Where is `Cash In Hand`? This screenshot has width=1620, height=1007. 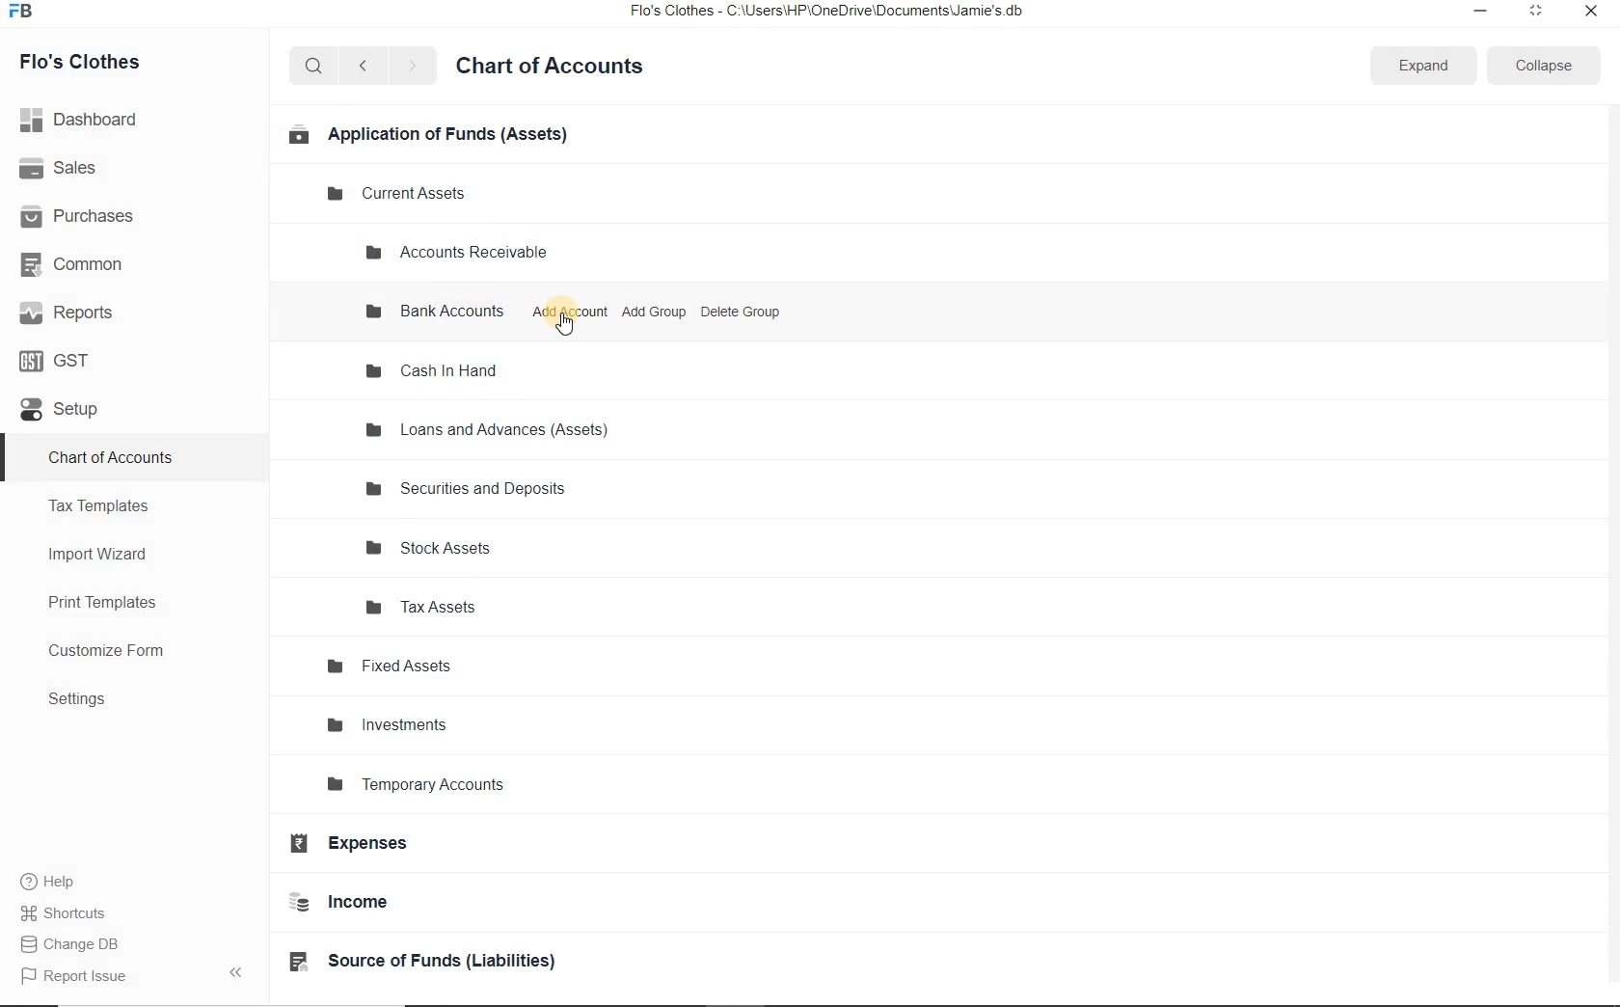
Cash In Hand is located at coordinates (441, 370).